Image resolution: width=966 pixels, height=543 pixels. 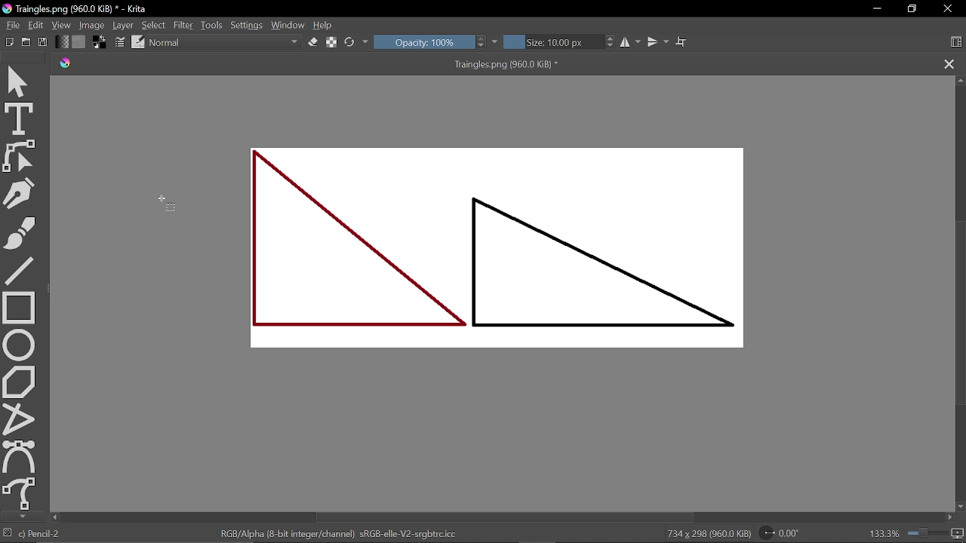 I want to click on Polygon tool, so click(x=21, y=381).